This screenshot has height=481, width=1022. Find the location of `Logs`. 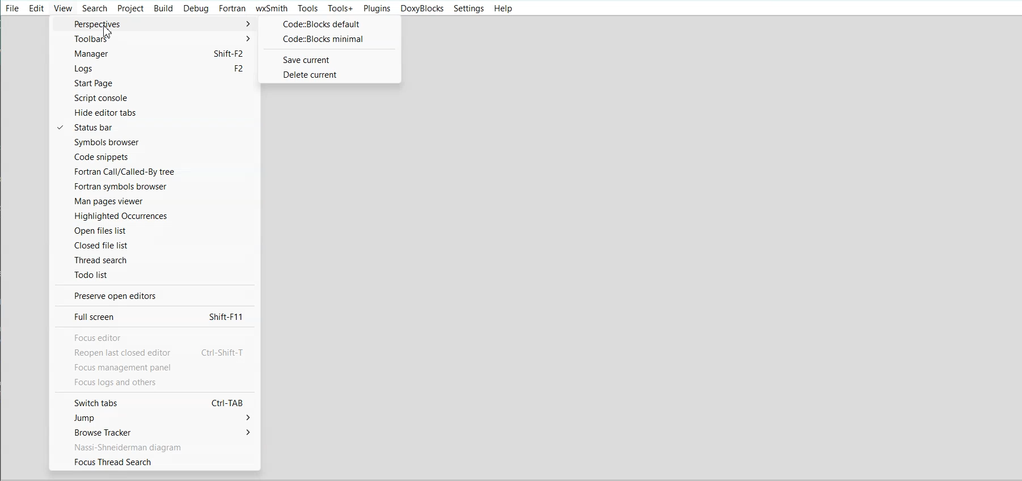

Logs is located at coordinates (155, 69).